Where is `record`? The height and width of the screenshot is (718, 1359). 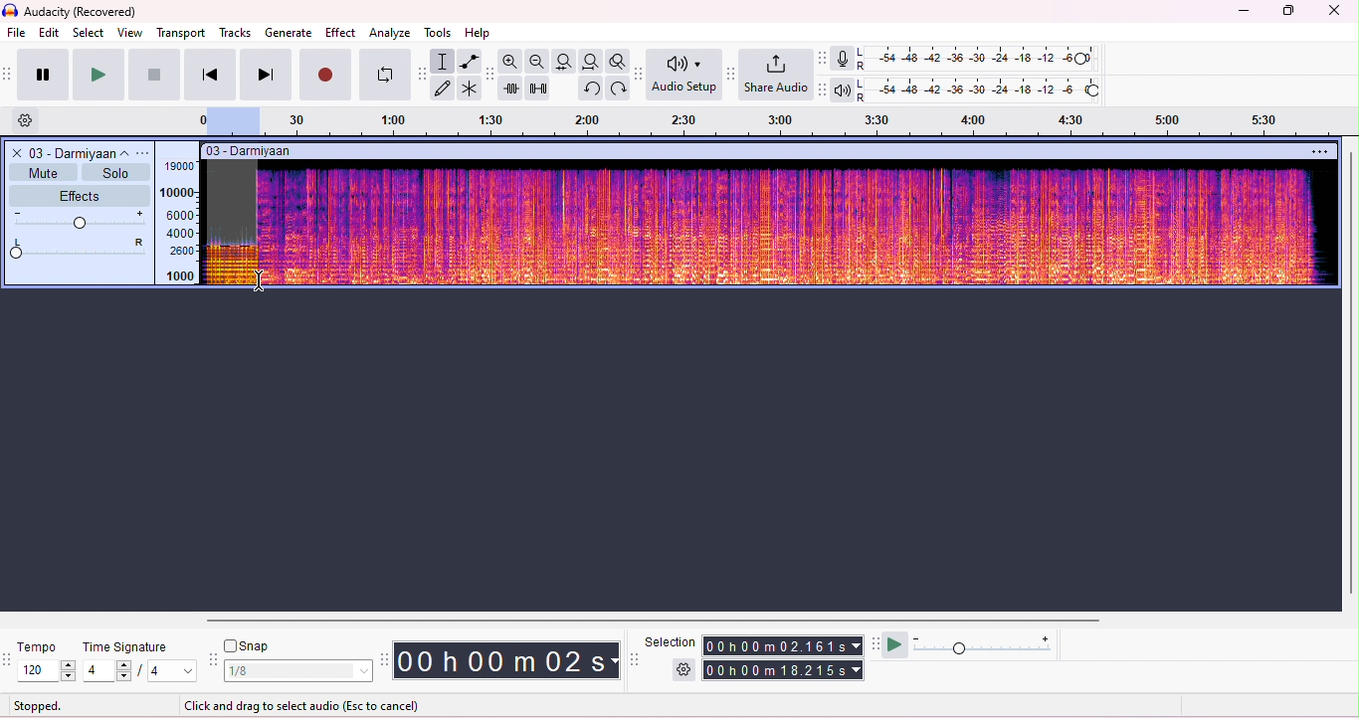 record is located at coordinates (324, 73).